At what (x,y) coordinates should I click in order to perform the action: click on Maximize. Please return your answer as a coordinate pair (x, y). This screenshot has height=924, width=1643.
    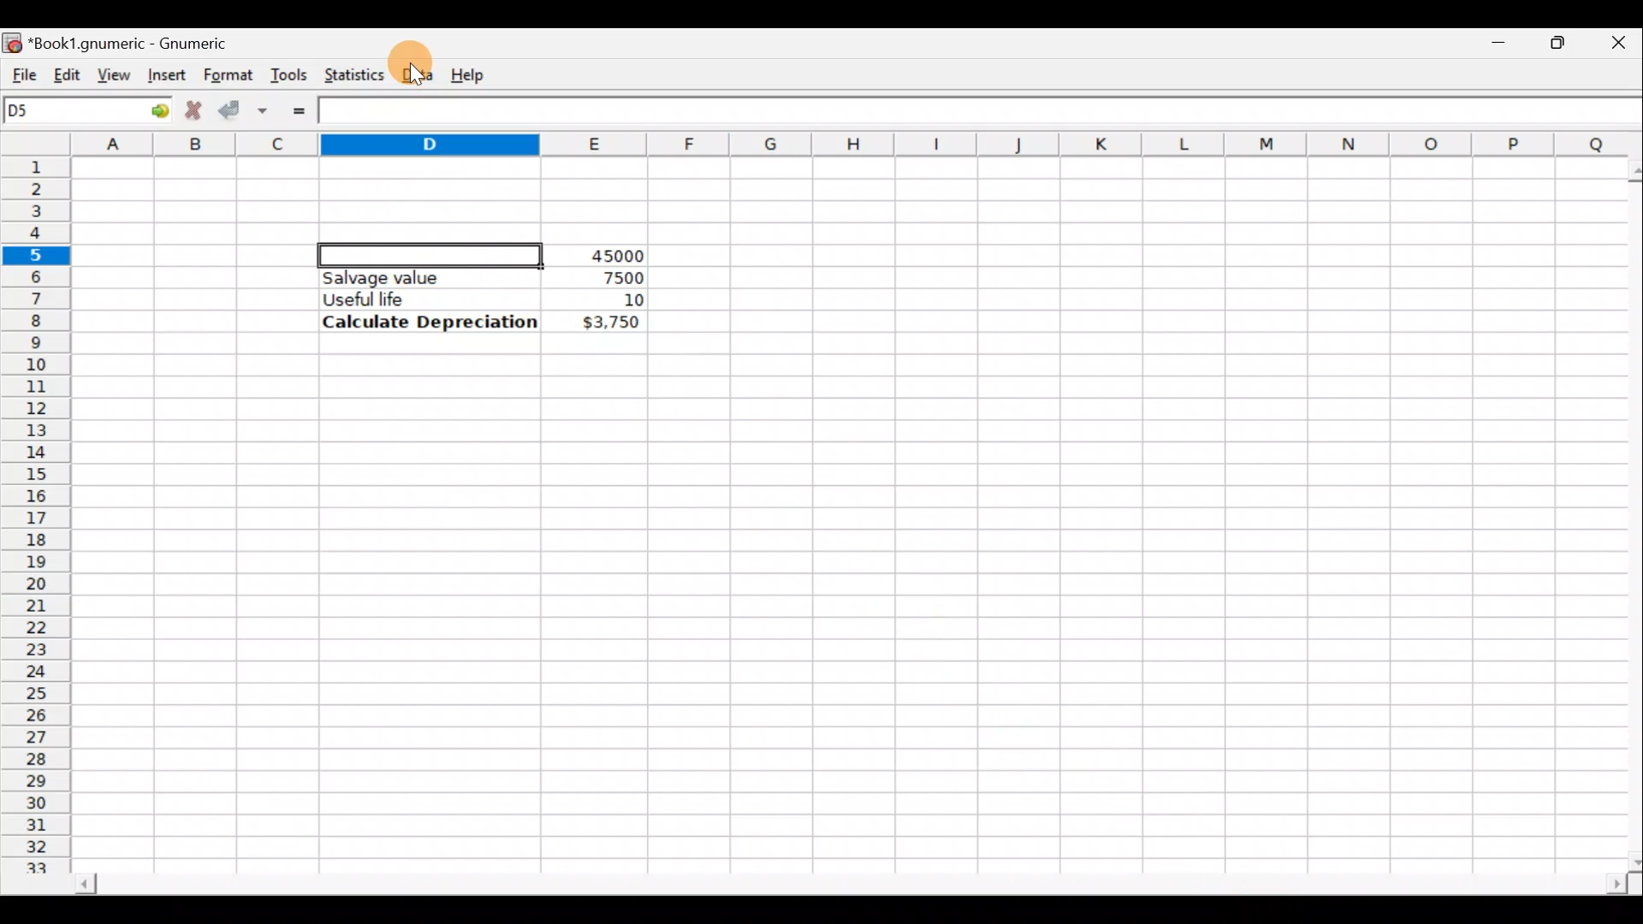
    Looking at the image, I should click on (1562, 39).